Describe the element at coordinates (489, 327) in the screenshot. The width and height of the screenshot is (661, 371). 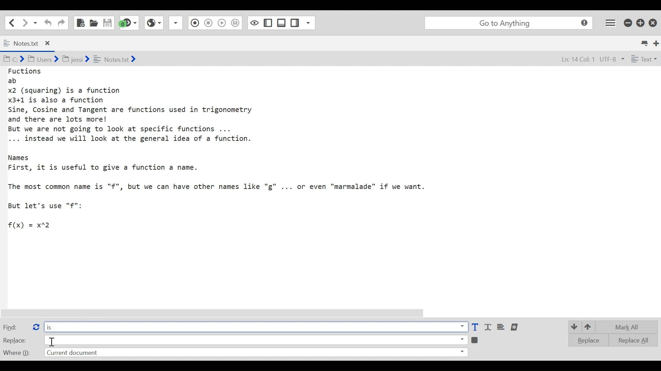
I see `Match whole case` at that location.